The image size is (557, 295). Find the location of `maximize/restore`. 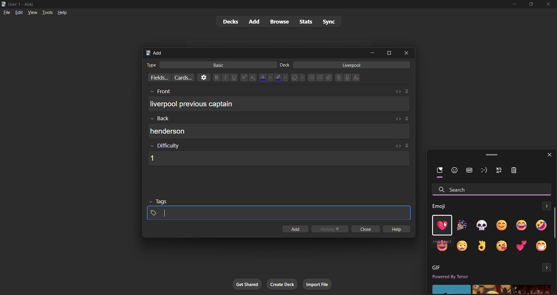

maximize/restore is located at coordinates (531, 4).